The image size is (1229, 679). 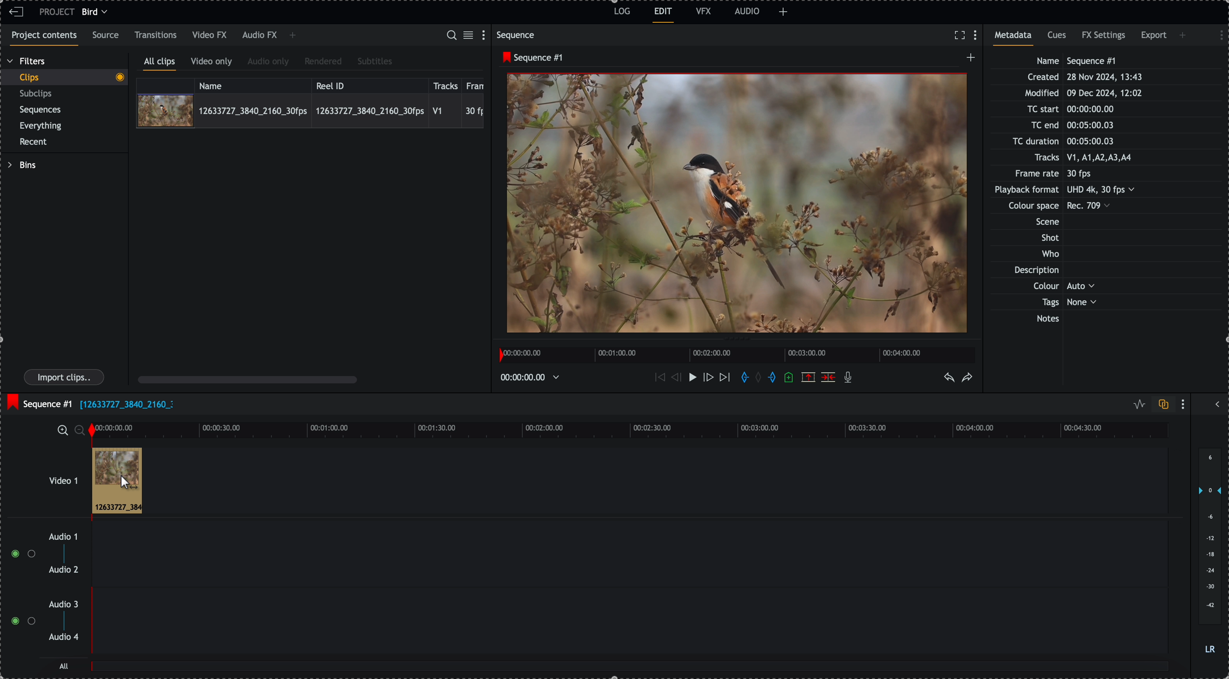 What do you see at coordinates (708, 378) in the screenshot?
I see `nudge one frame foward` at bounding box center [708, 378].